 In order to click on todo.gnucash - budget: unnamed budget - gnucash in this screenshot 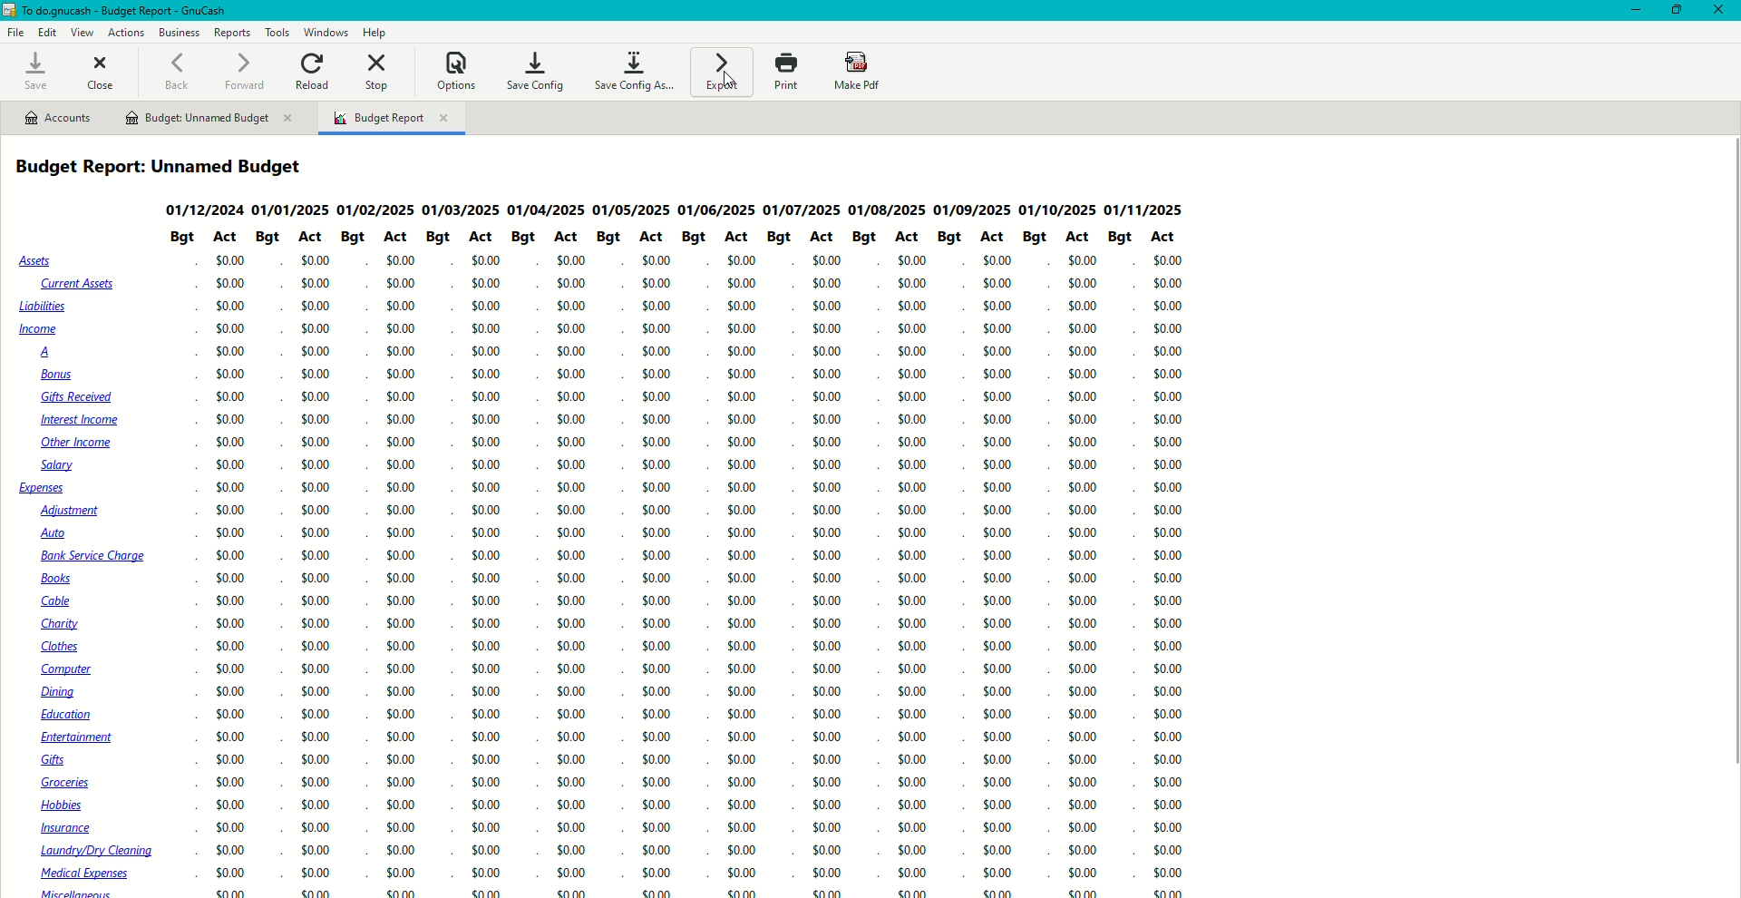, I will do `click(150, 11)`.